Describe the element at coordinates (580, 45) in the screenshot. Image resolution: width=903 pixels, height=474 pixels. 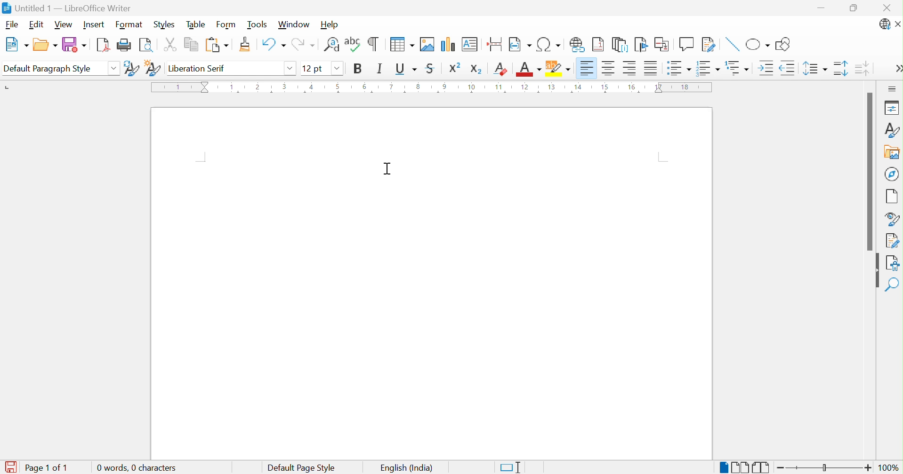
I see `Insert hyperlink` at that location.